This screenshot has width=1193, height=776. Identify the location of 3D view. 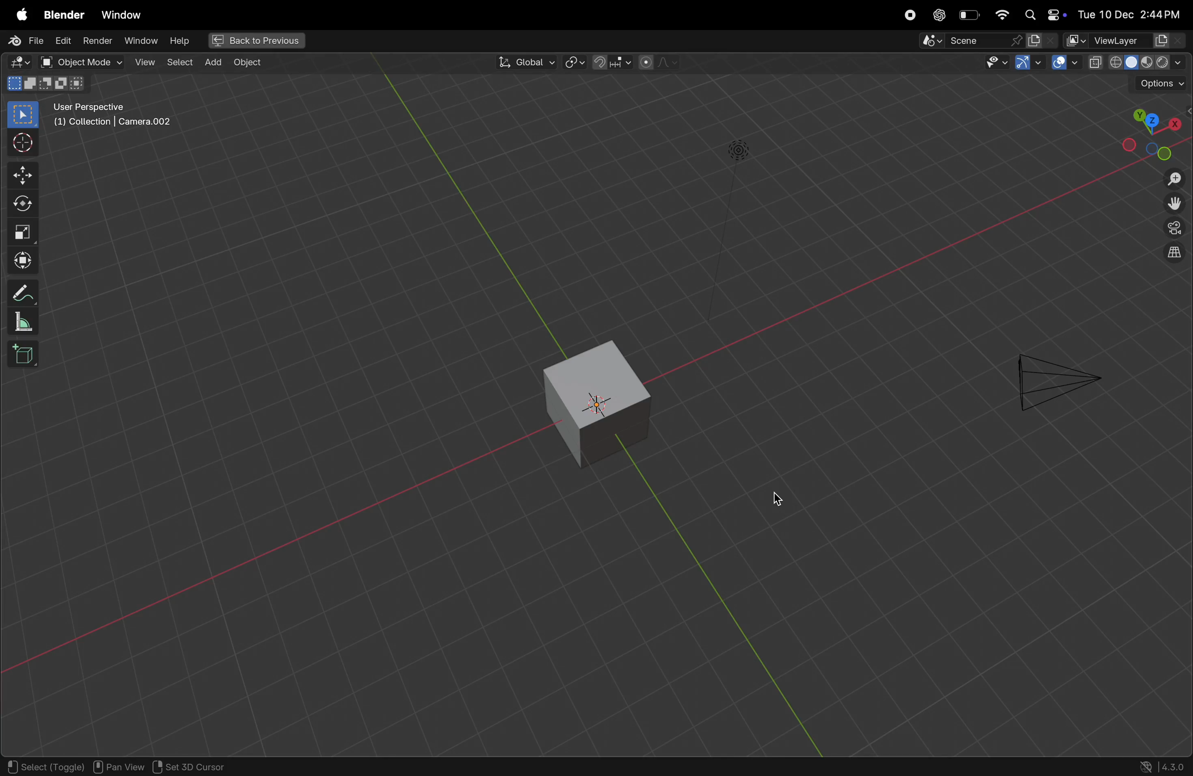
(600, 404).